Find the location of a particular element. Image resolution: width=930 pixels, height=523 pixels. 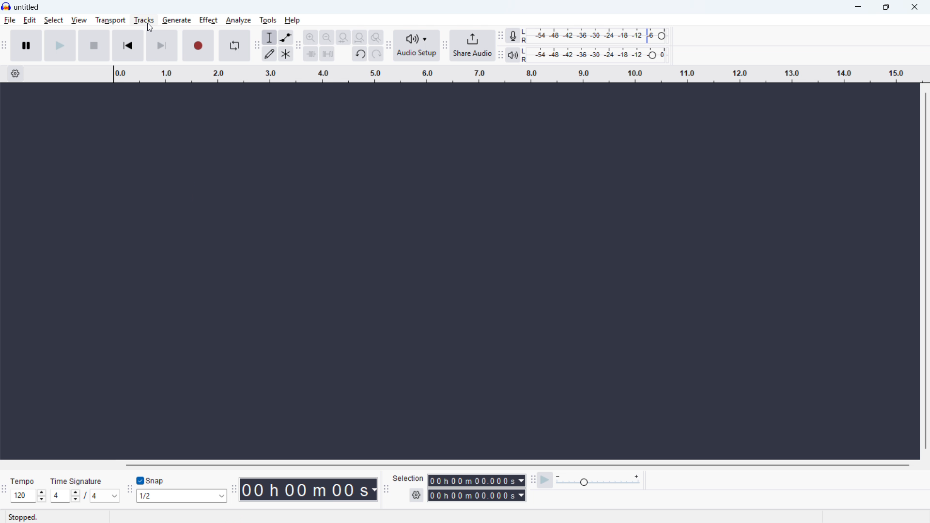

Envelope tool  is located at coordinates (286, 37).